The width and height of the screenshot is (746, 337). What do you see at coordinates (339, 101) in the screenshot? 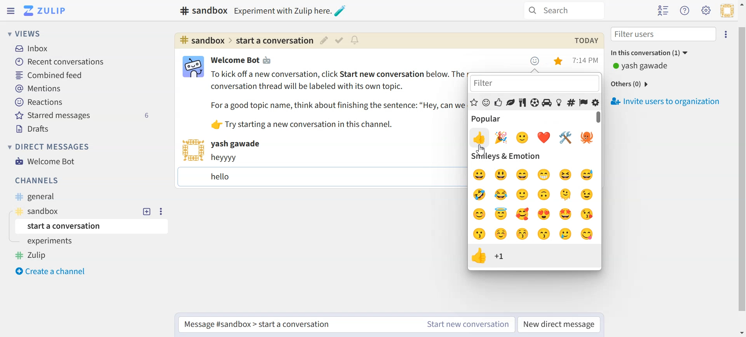
I see `Text` at bounding box center [339, 101].